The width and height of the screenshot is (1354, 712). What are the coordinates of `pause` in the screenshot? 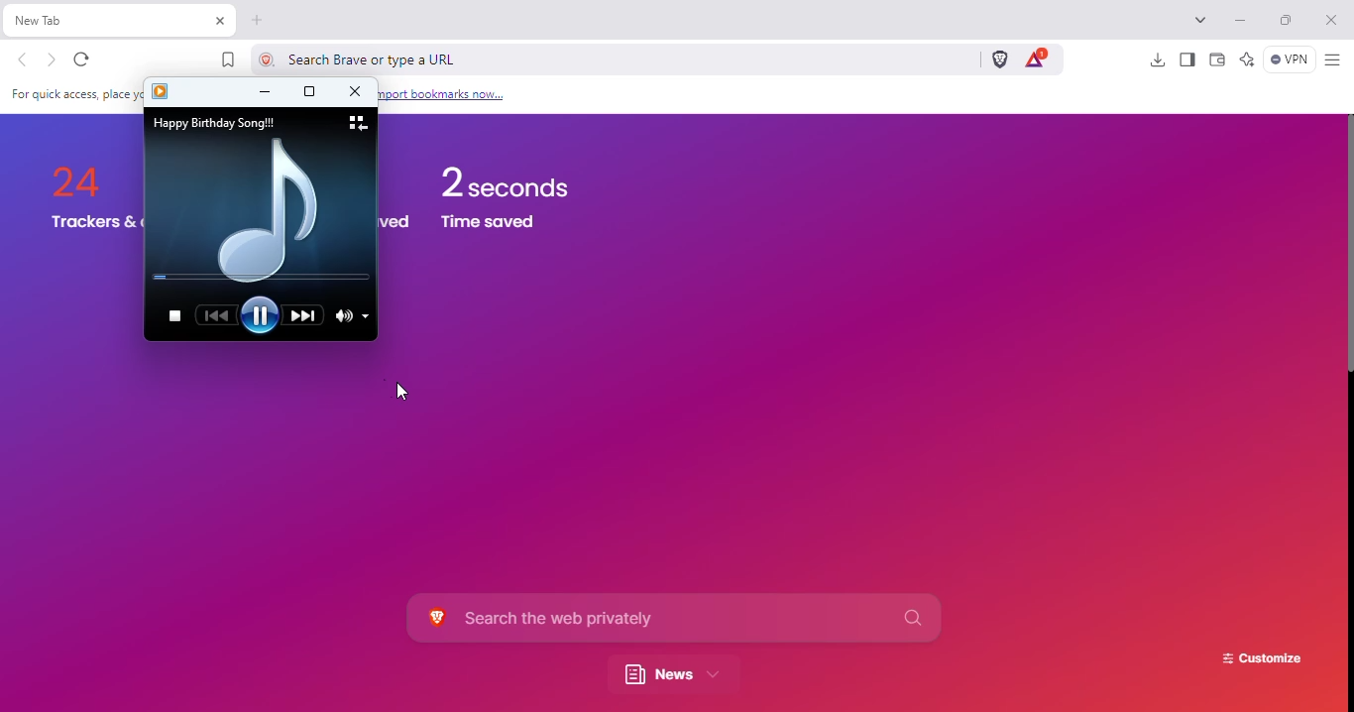 It's located at (261, 315).